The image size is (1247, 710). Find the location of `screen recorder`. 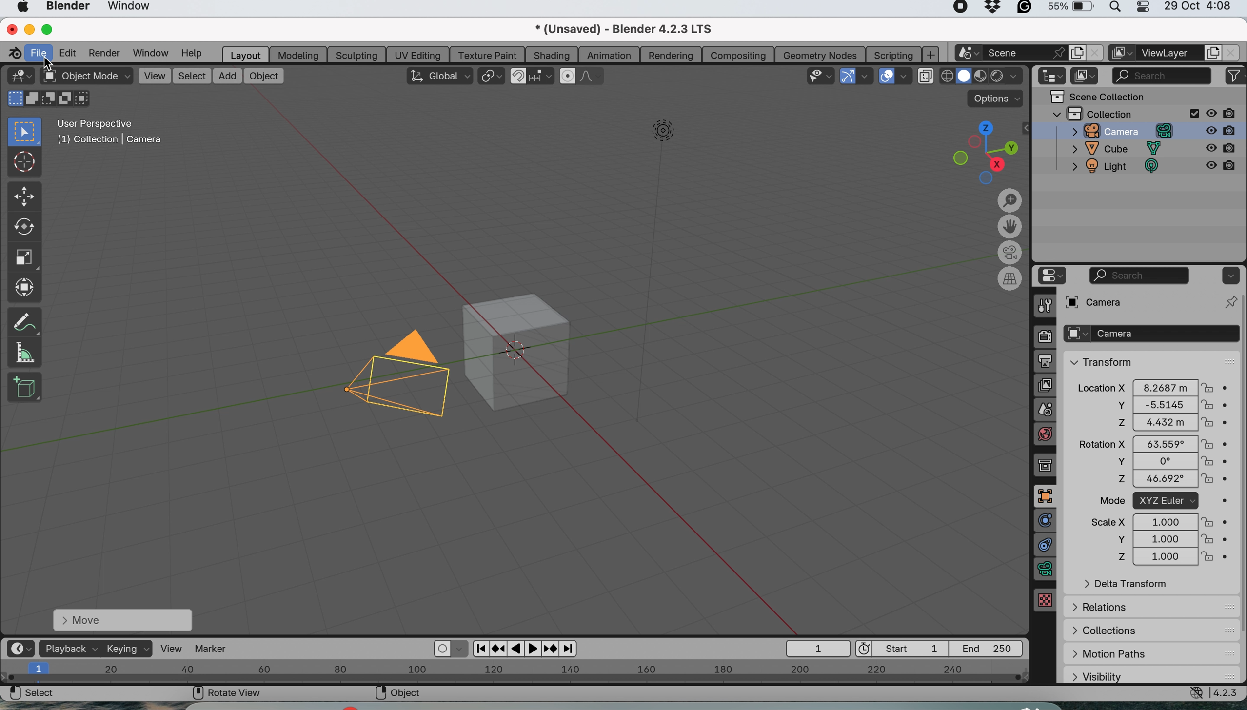

screen recorder is located at coordinates (957, 8).